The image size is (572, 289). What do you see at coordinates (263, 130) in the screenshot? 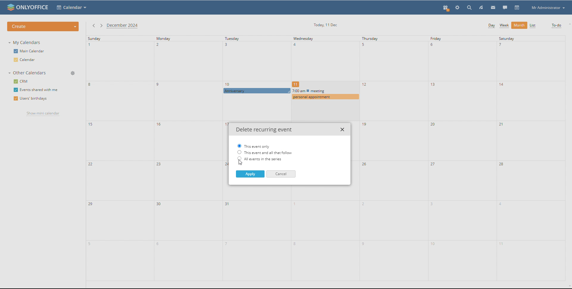
I see `delete recurring event` at bounding box center [263, 130].